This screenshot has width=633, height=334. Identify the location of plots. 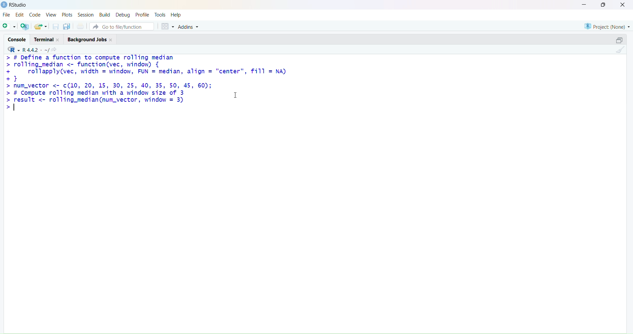
(68, 15).